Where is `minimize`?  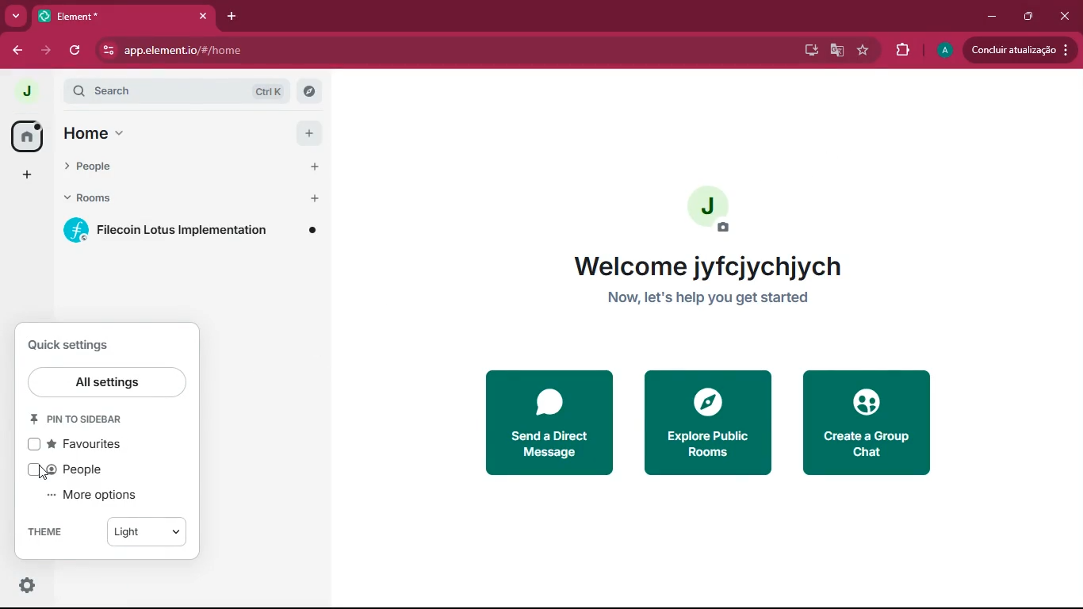
minimize is located at coordinates (994, 17).